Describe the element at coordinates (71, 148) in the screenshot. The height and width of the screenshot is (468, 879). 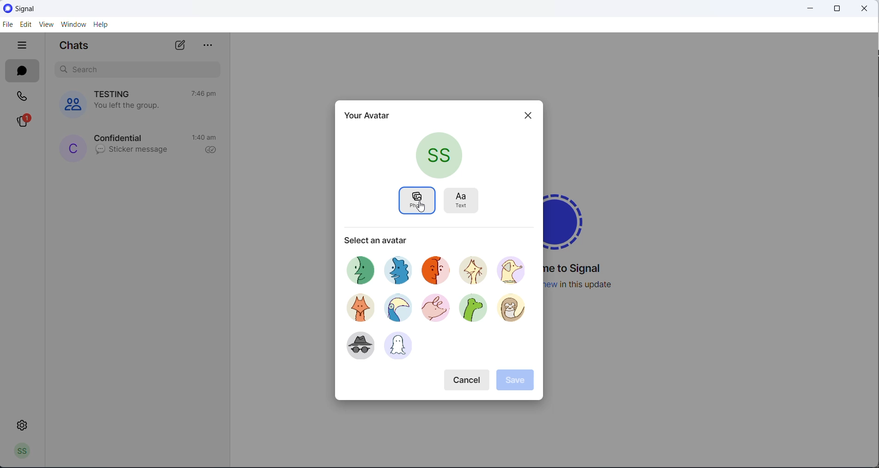
I see `profile picture` at that location.